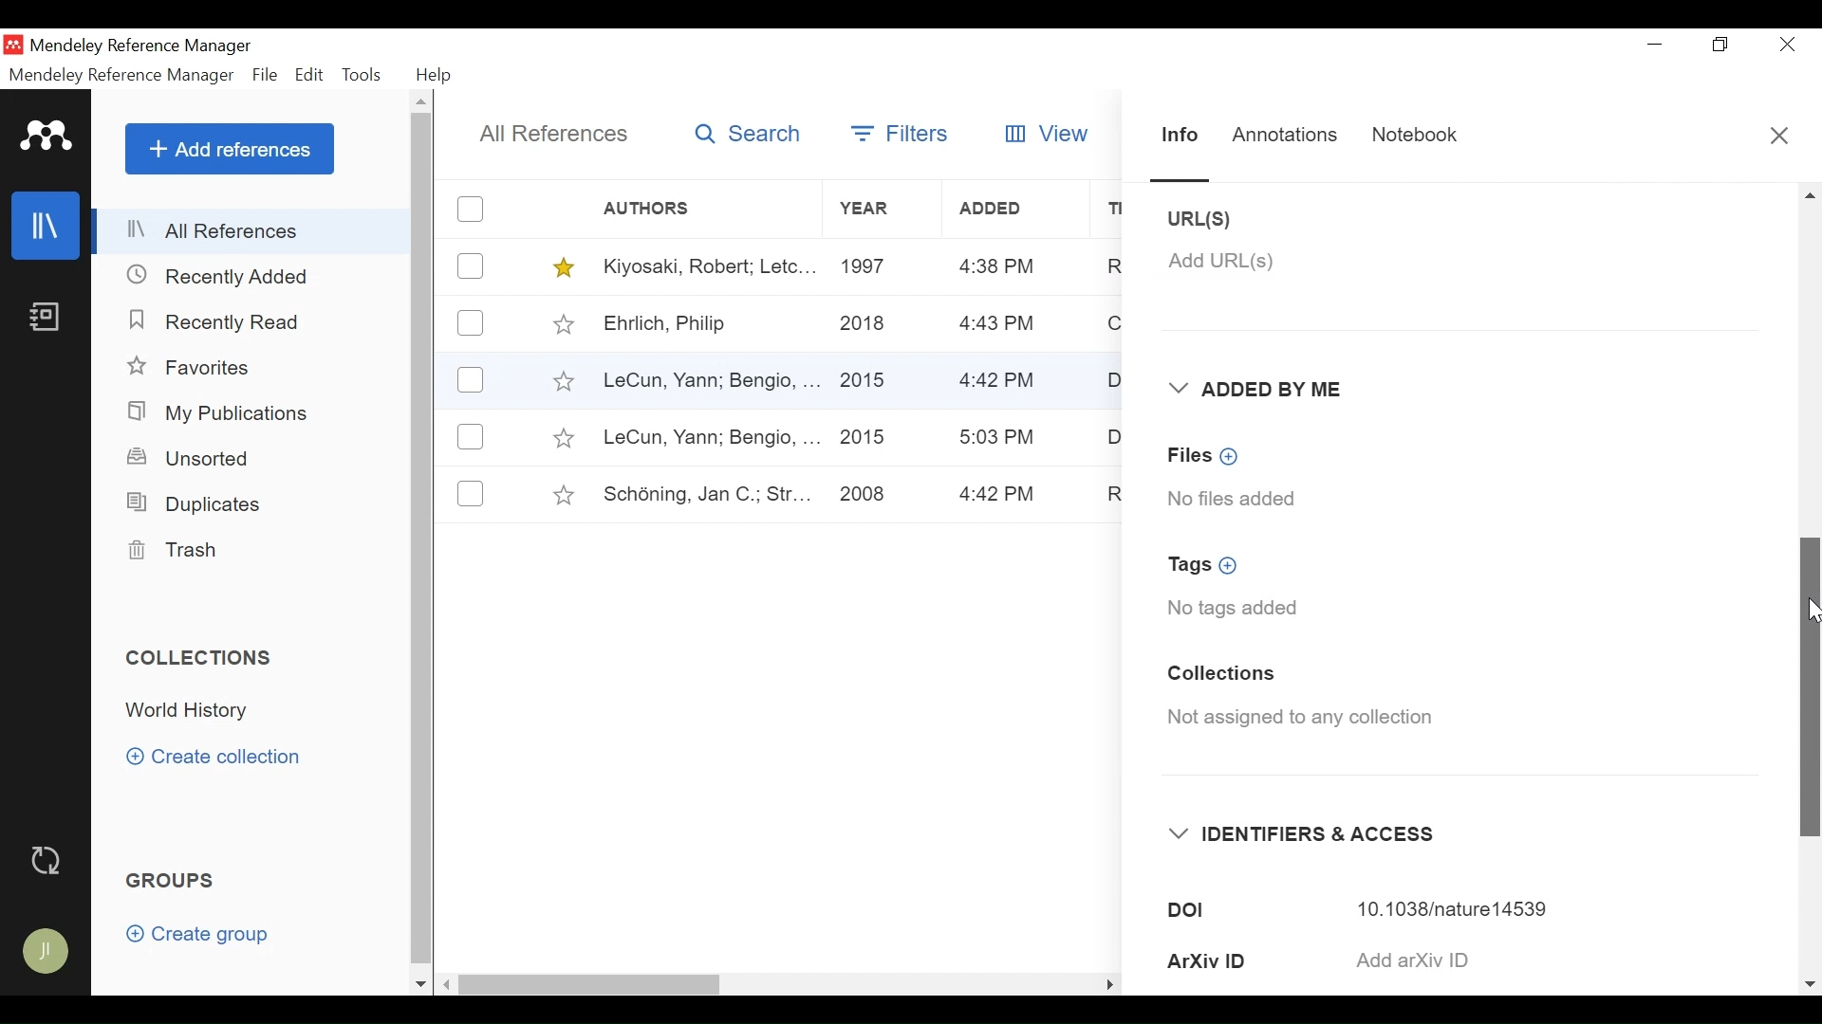 Image resolution: width=1822 pixels, height=1024 pixels. I want to click on (un)select, so click(471, 381).